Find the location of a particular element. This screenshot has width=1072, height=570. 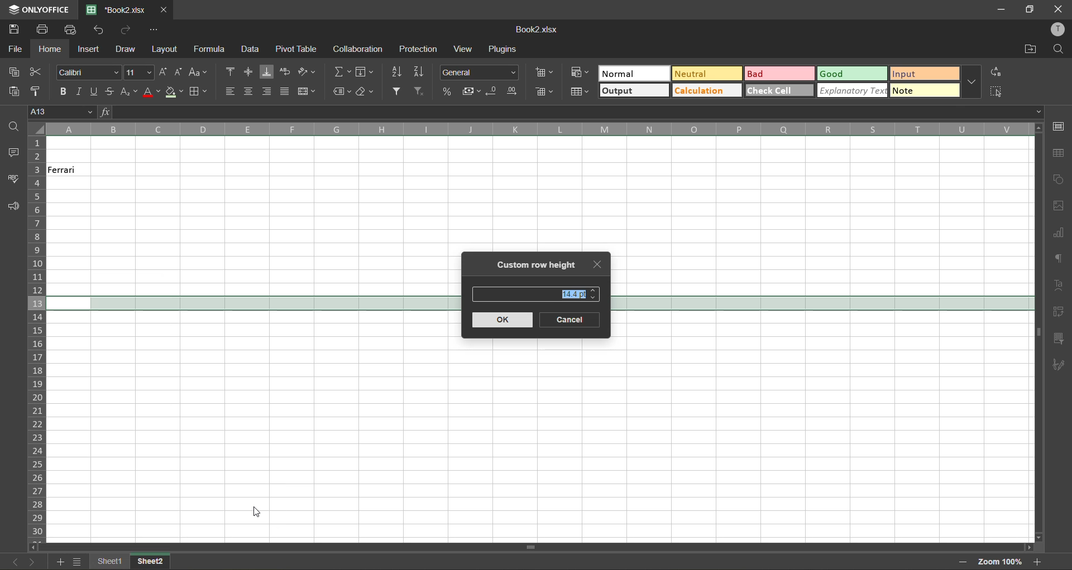

charts is located at coordinates (1061, 234).